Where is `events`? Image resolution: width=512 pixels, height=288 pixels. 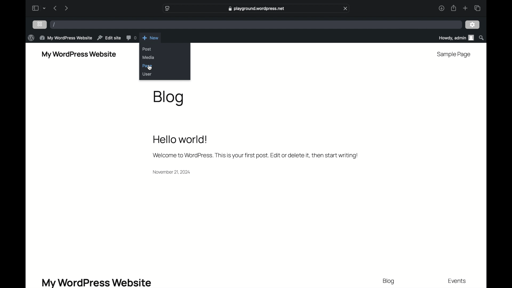 events is located at coordinates (457, 281).